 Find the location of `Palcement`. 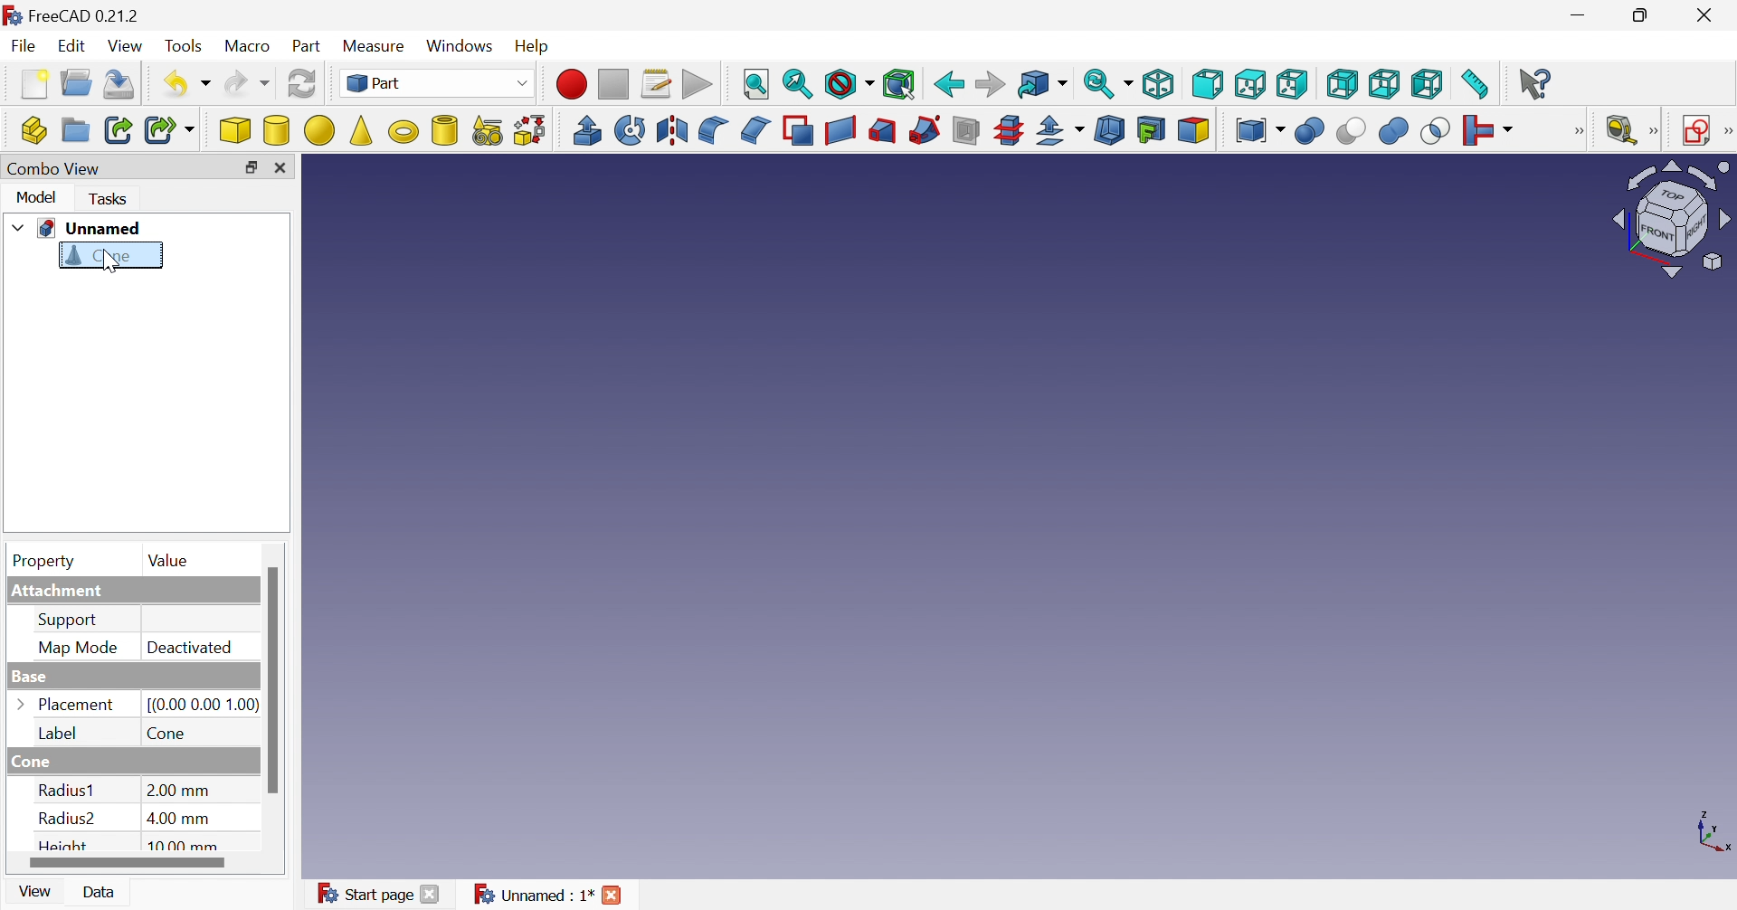

Palcement is located at coordinates (78, 704).